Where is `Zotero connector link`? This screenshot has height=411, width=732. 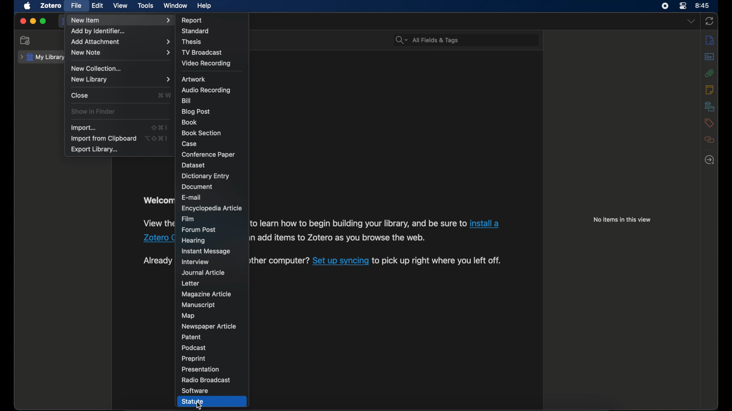
Zotero connector link is located at coordinates (485, 223).